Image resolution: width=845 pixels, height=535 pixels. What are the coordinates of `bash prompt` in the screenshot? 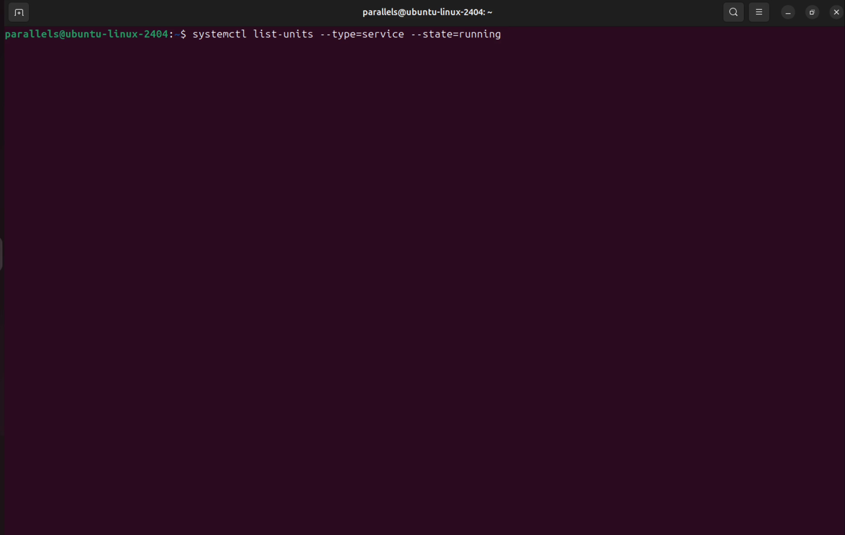 It's located at (96, 36).